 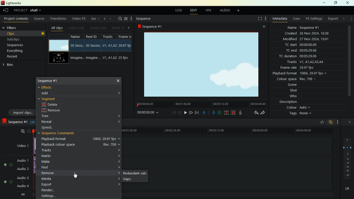 I want to click on more, so click(x=350, y=19).